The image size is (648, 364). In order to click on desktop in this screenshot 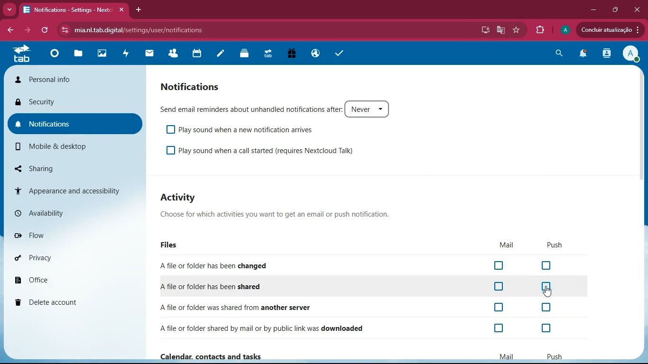, I will do `click(484, 30)`.